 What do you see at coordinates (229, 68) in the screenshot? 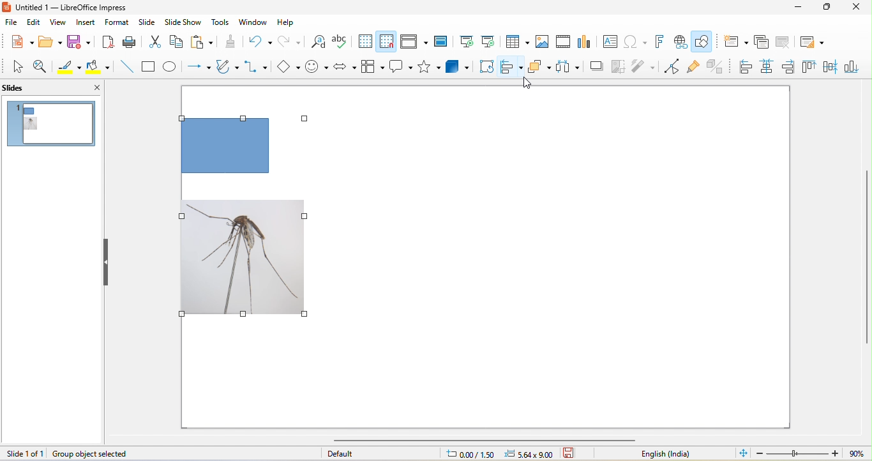
I see `curve and polygon` at bounding box center [229, 68].